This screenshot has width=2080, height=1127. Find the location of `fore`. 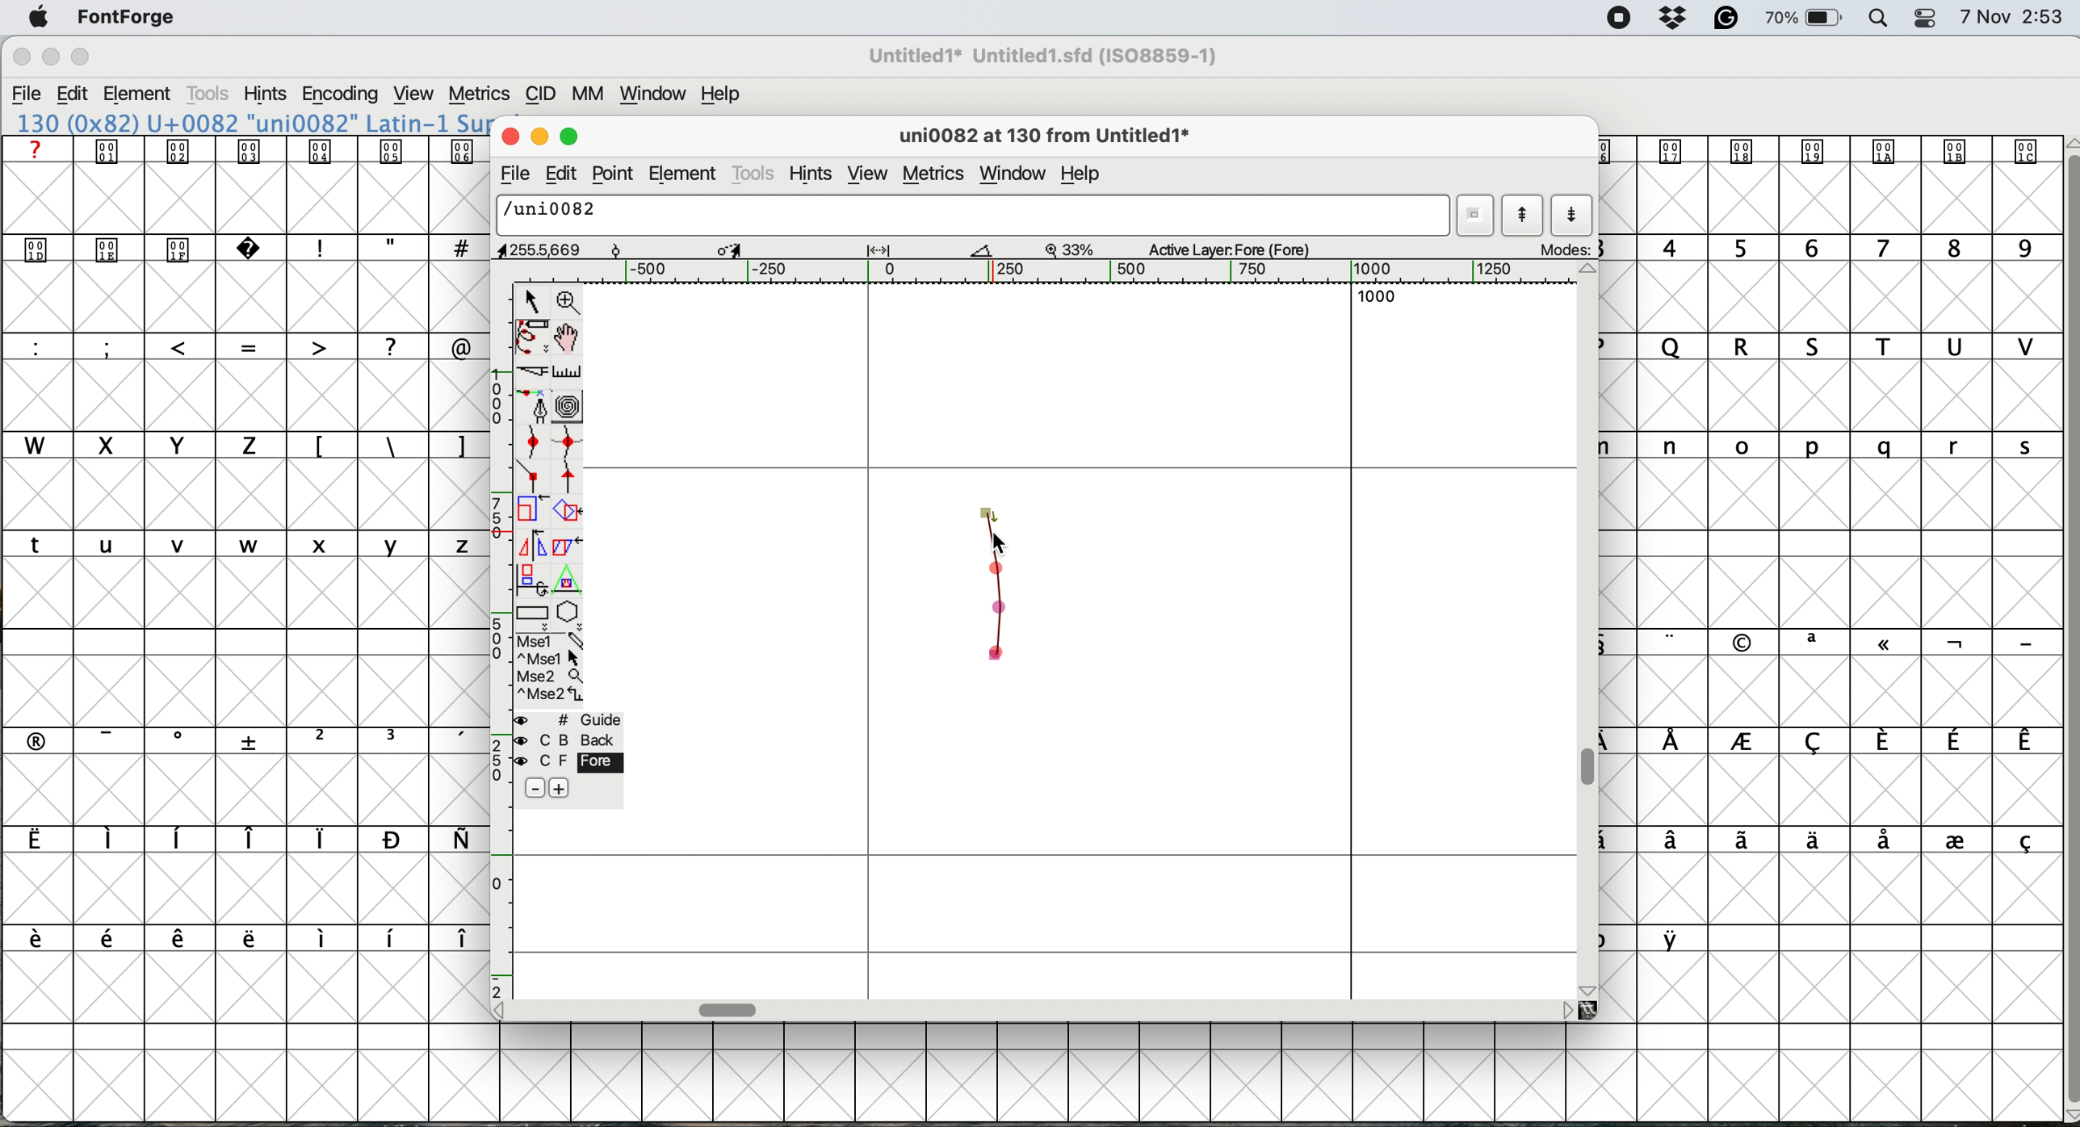

fore is located at coordinates (566, 764).